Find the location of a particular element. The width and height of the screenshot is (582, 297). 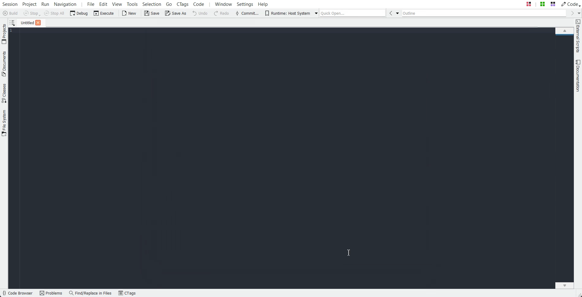

Undo is located at coordinates (200, 13).